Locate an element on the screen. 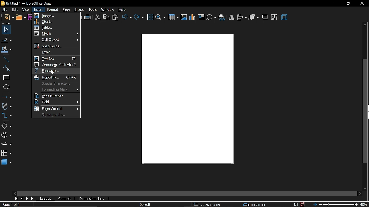  open is located at coordinates (20, 17).